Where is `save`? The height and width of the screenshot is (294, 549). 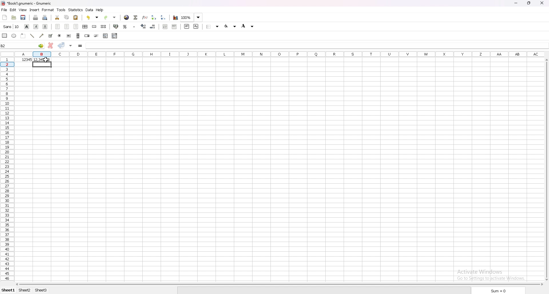
save is located at coordinates (23, 18).